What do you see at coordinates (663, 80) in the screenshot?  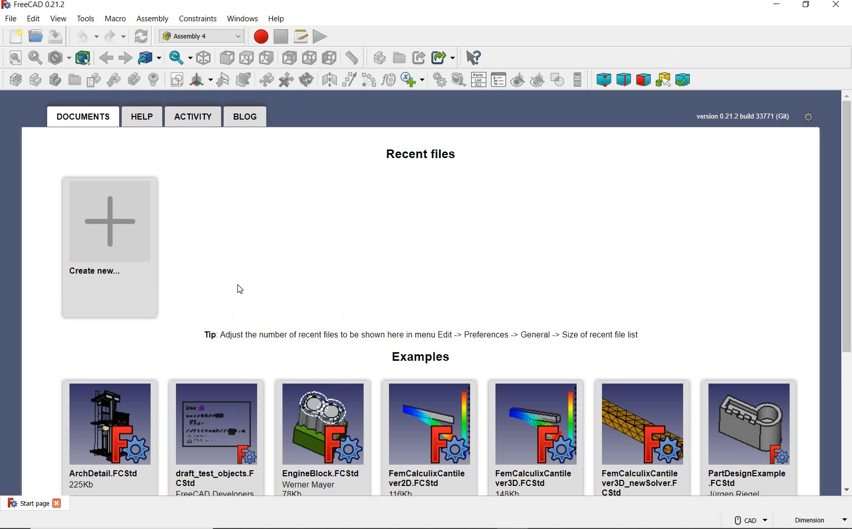 I see `3D View` at bounding box center [663, 80].